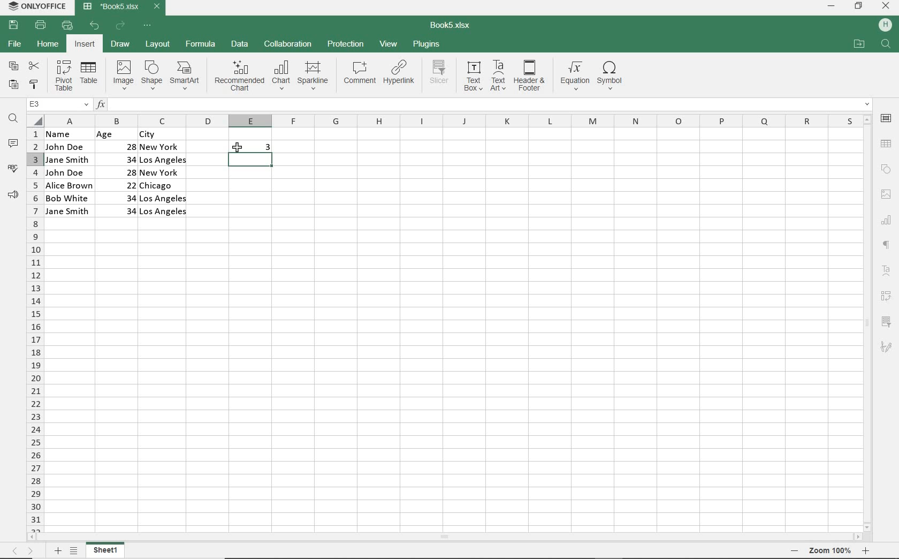  I want to click on Zoom 100%, so click(831, 550).